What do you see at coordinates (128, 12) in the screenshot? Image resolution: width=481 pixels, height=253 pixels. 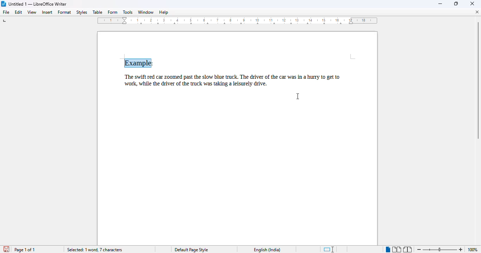 I see `tools` at bounding box center [128, 12].